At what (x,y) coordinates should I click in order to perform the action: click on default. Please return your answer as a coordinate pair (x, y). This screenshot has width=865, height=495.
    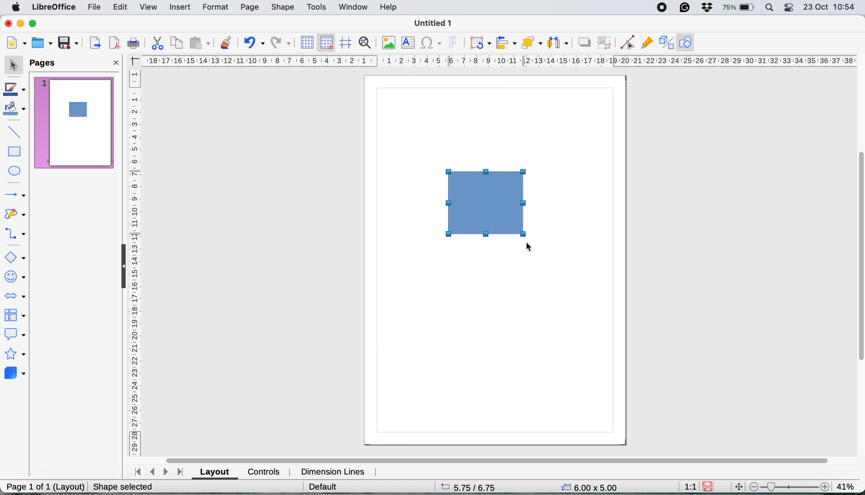
    Looking at the image, I should click on (314, 486).